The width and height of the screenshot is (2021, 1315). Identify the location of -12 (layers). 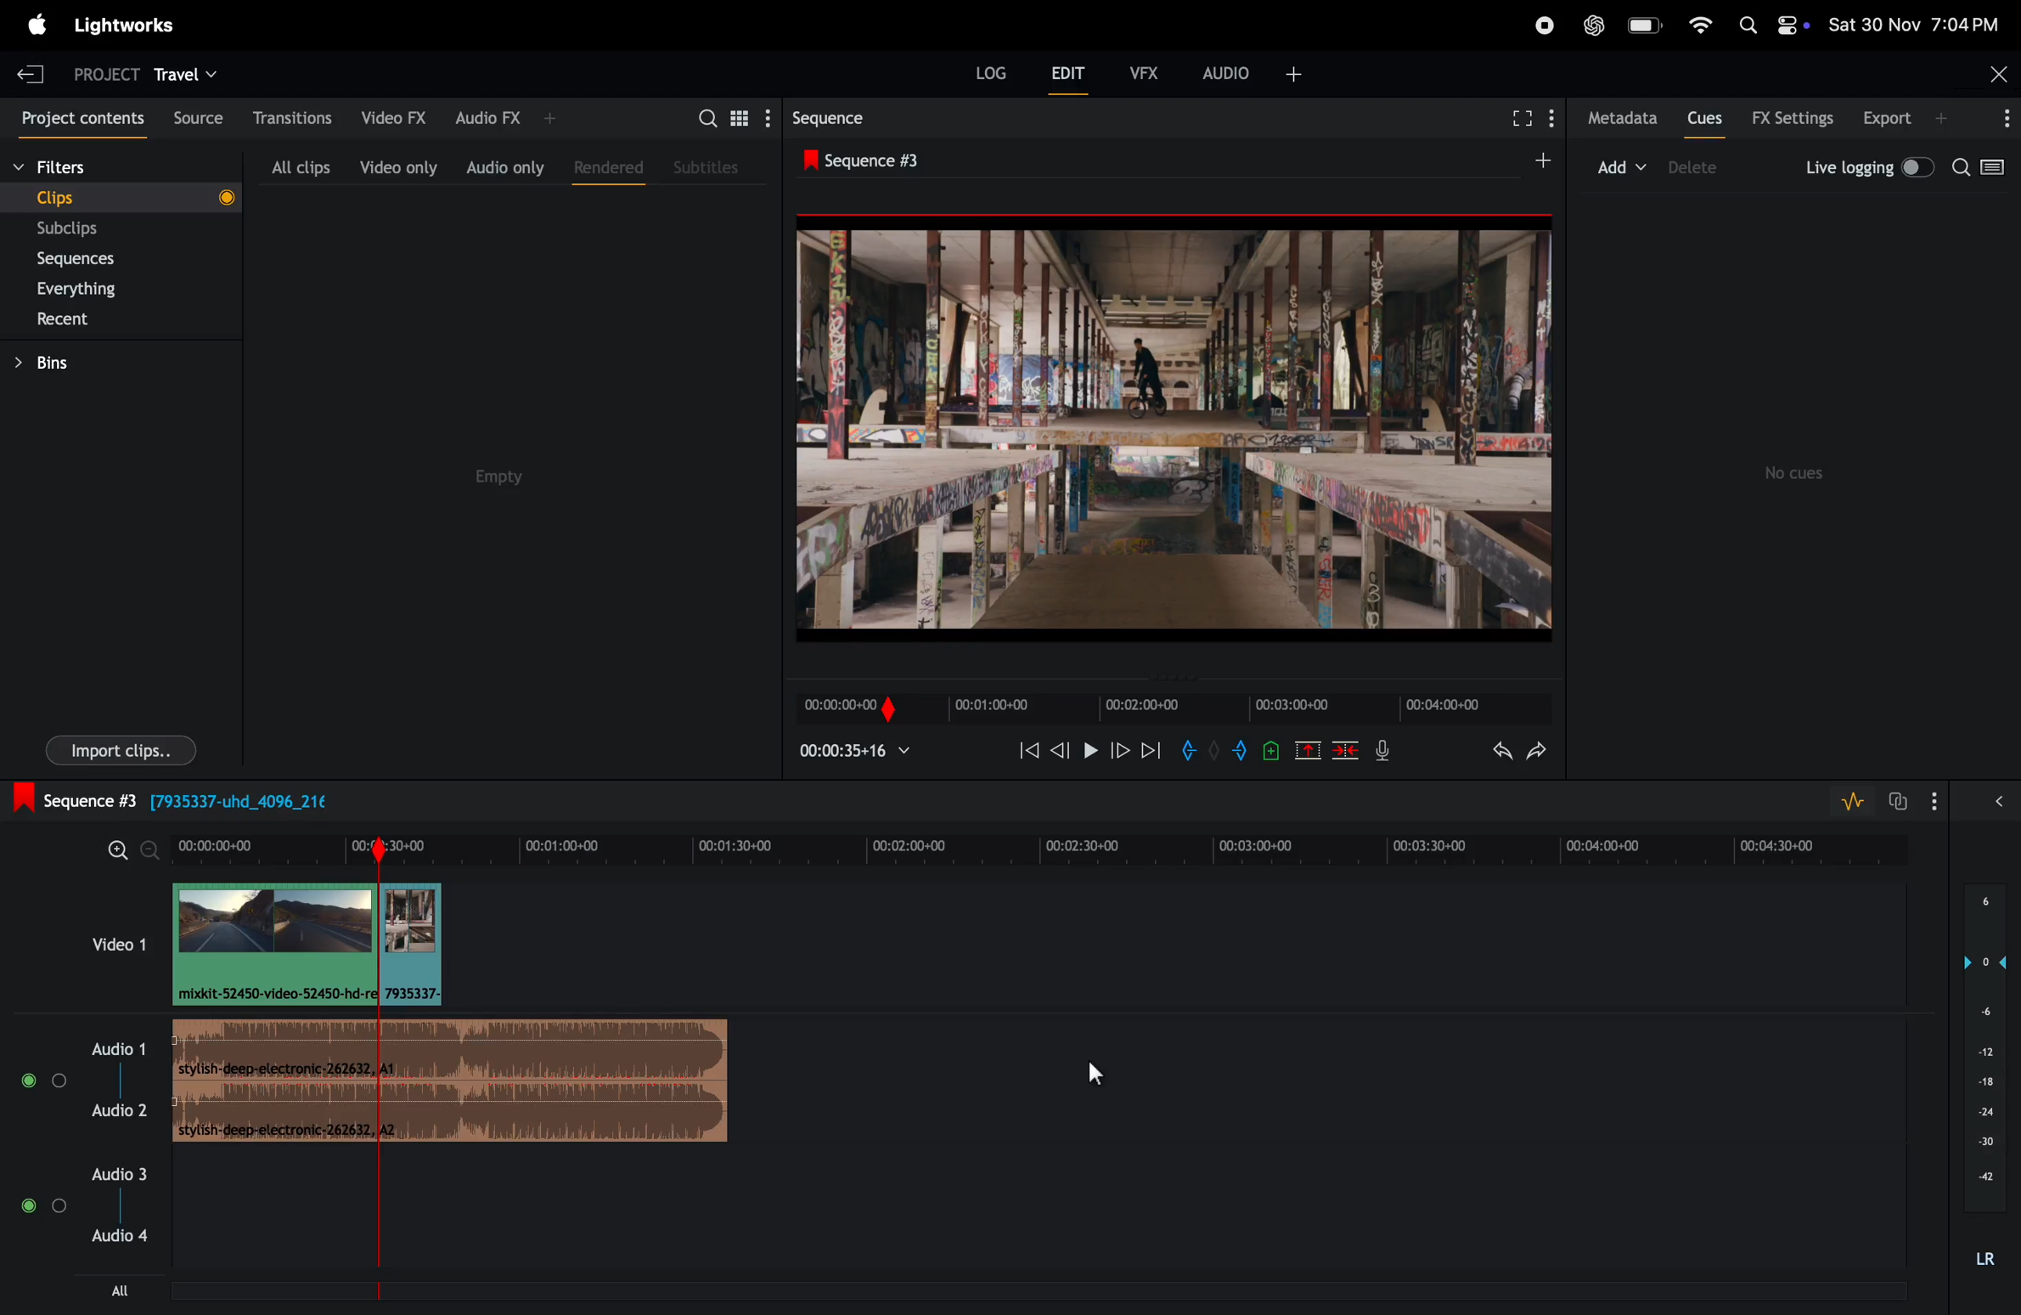
(1978, 1051).